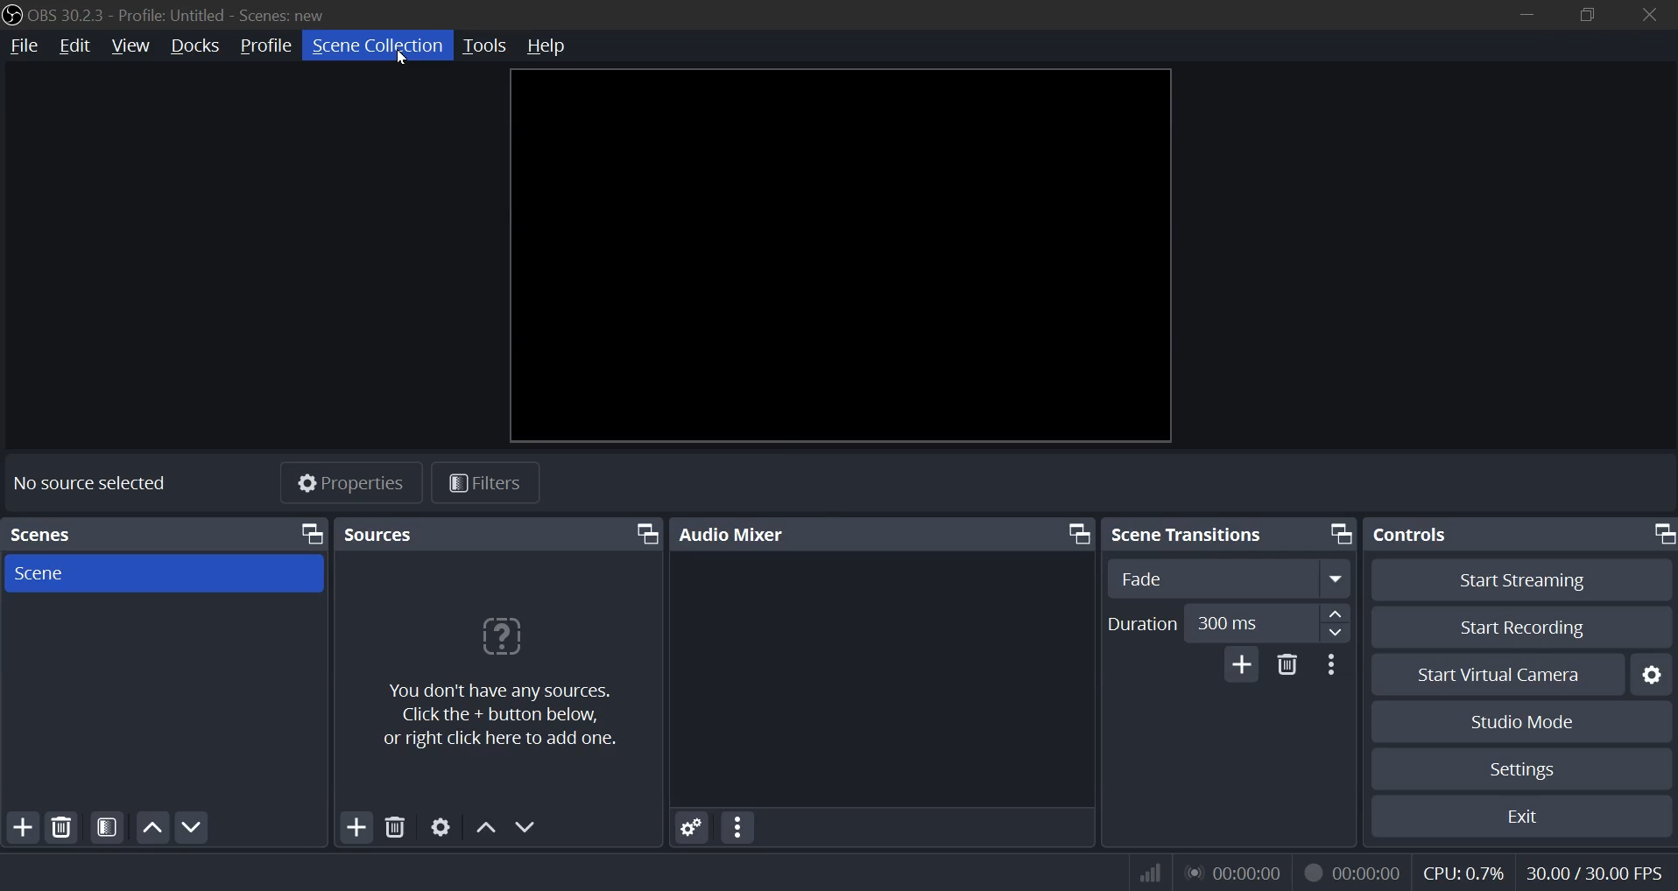 This screenshot has height=891, width=1678. Describe the element at coordinates (484, 46) in the screenshot. I see `tools` at that location.